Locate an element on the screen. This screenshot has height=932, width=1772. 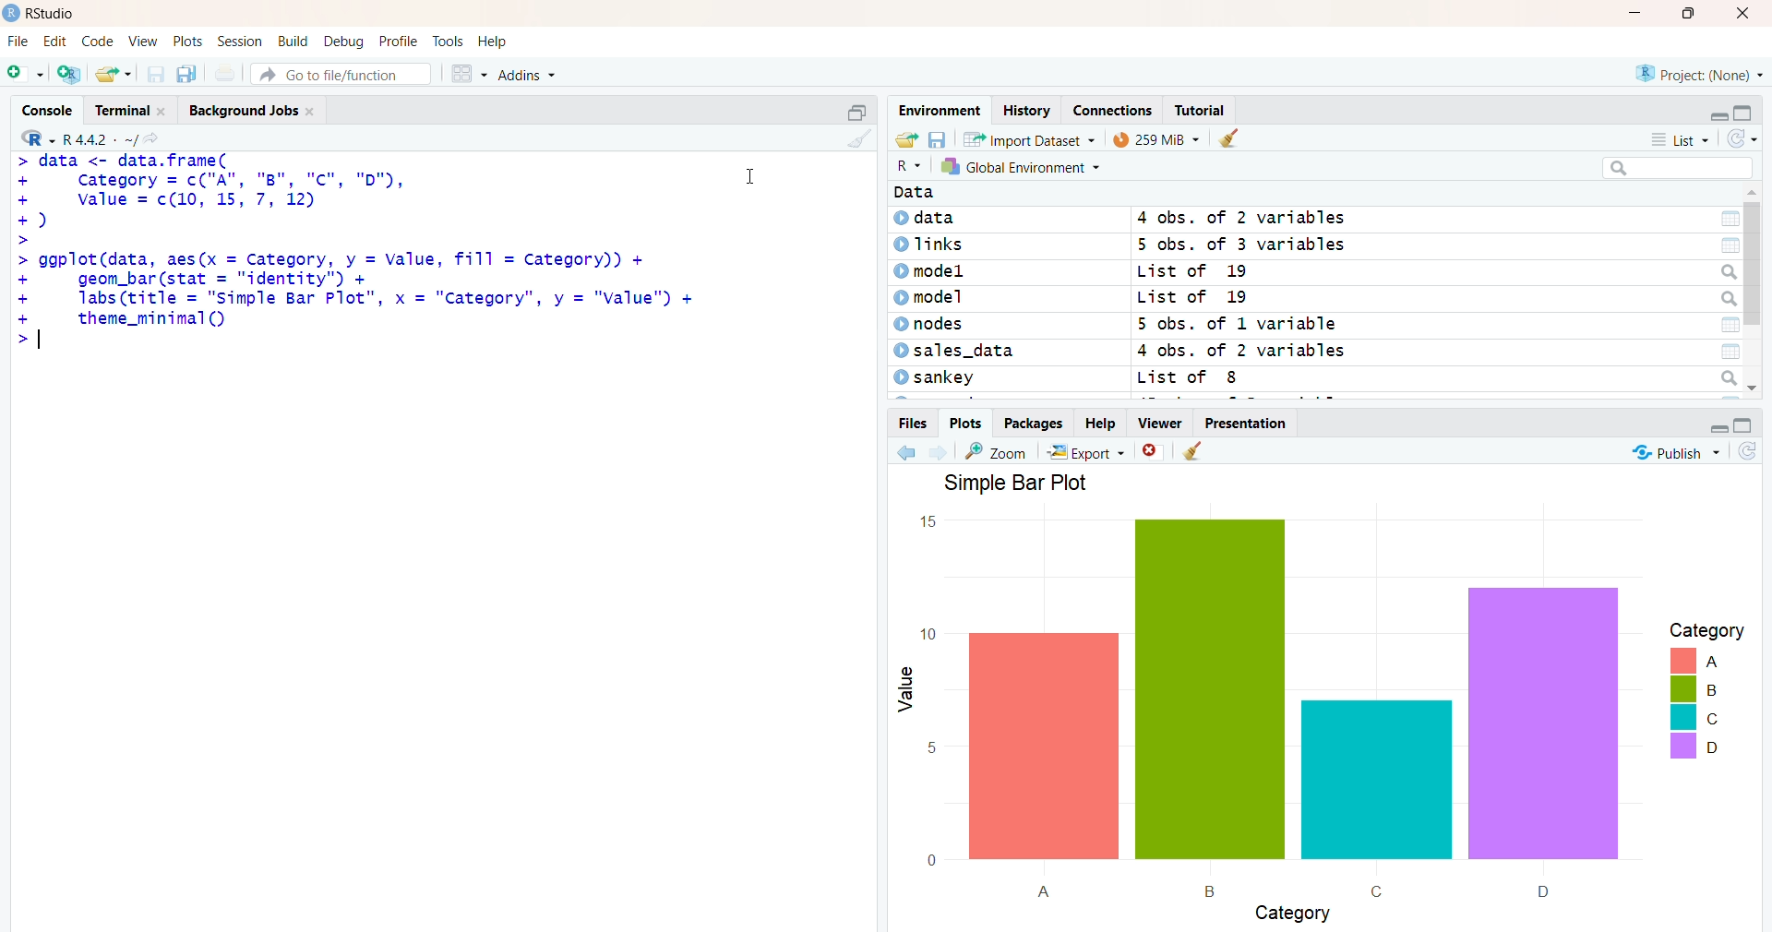
clear all plots is located at coordinates (1194, 452).